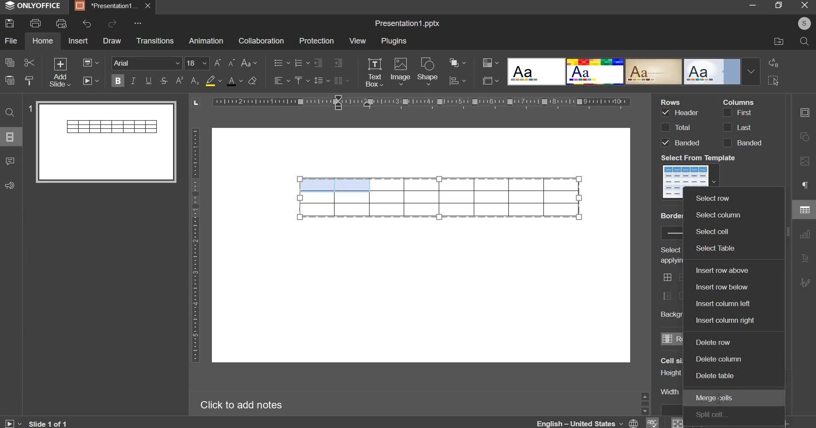 The image size is (816, 428). What do you see at coordinates (429, 71) in the screenshot?
I see `shape` at bounding box center [429, 71].